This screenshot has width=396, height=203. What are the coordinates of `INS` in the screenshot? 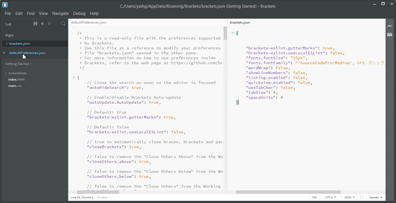 It's located at (314, 198).